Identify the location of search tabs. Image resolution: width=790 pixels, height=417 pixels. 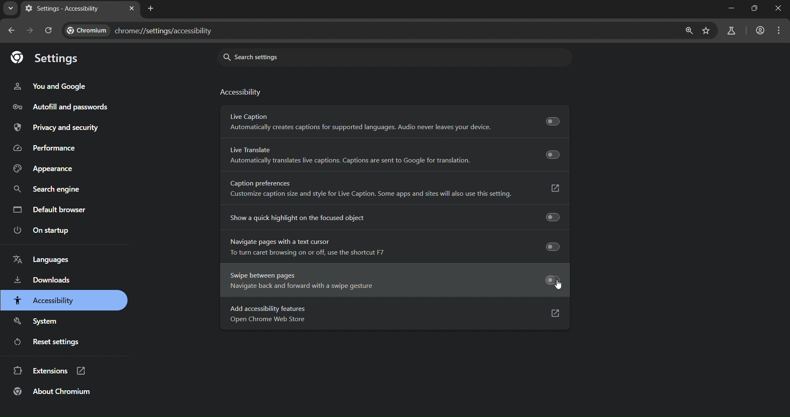
(9, 9).